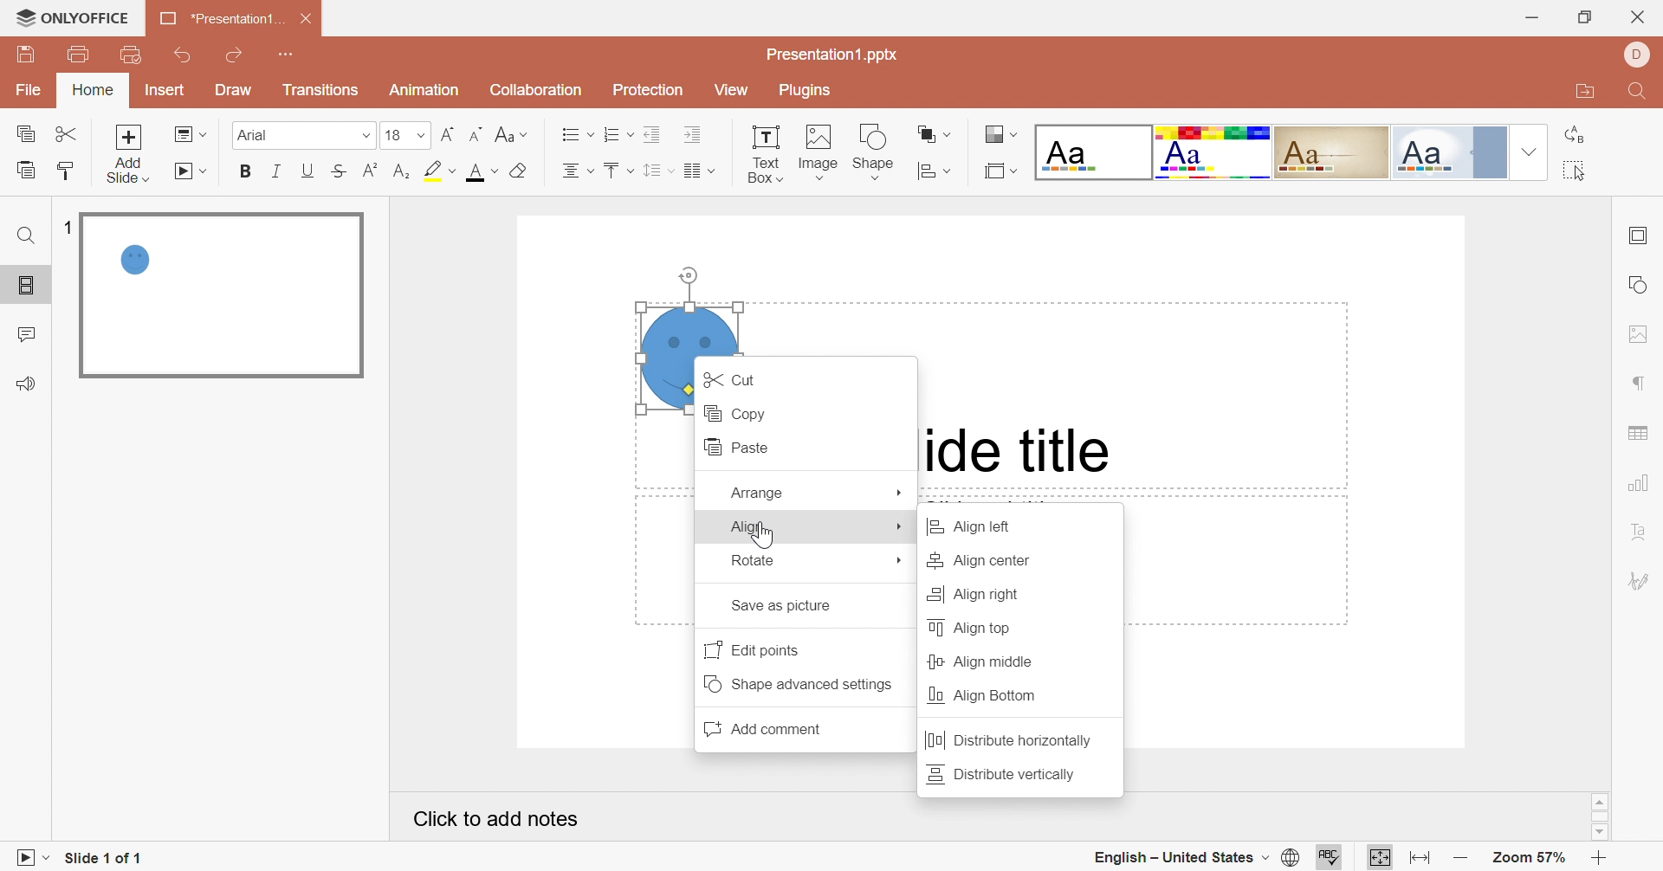 The height and width of the screenshot is (871, 1663). What do you see at coordinates (423, 94) in the screenshot?
I see `Animation` at bounding box center [423, 94].